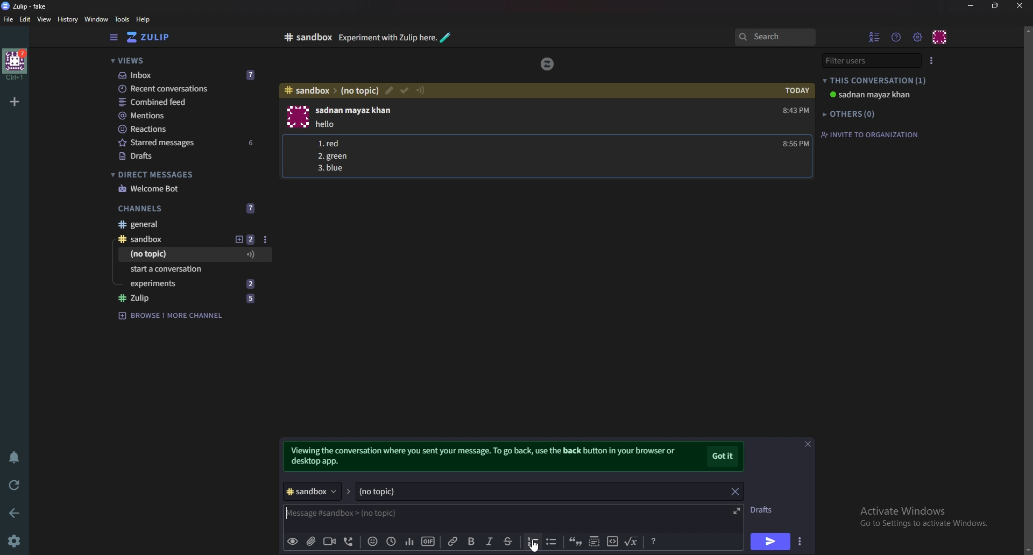  Describe the element at coordinates (188, 269) in the screenshot. I see `Start a conversation` at that location.